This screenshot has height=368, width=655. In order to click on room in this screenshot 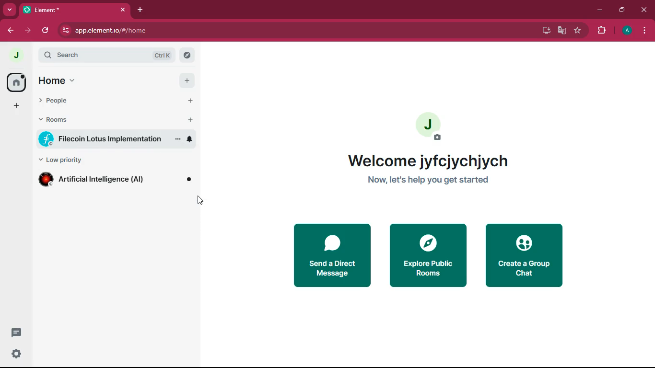, I will do `click(100, 139)`.